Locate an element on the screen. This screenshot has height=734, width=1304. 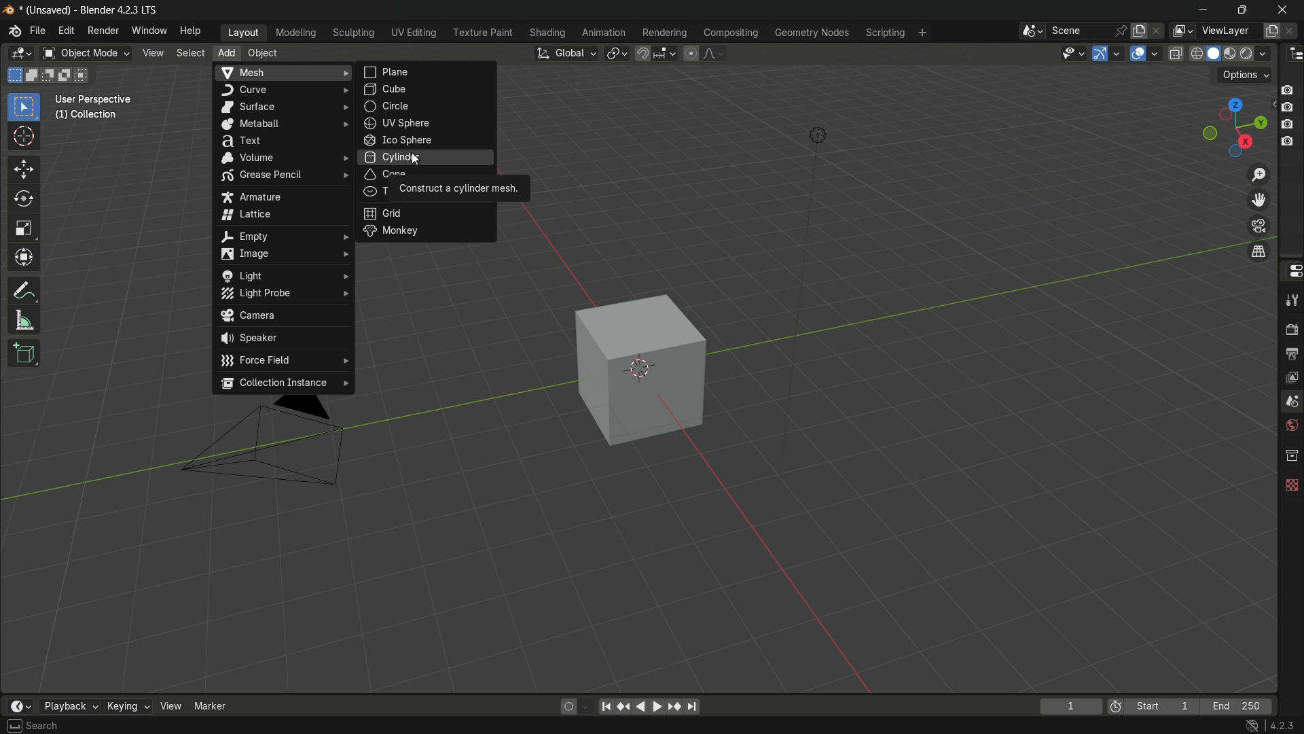
force field is located at coordinates (285, 363).